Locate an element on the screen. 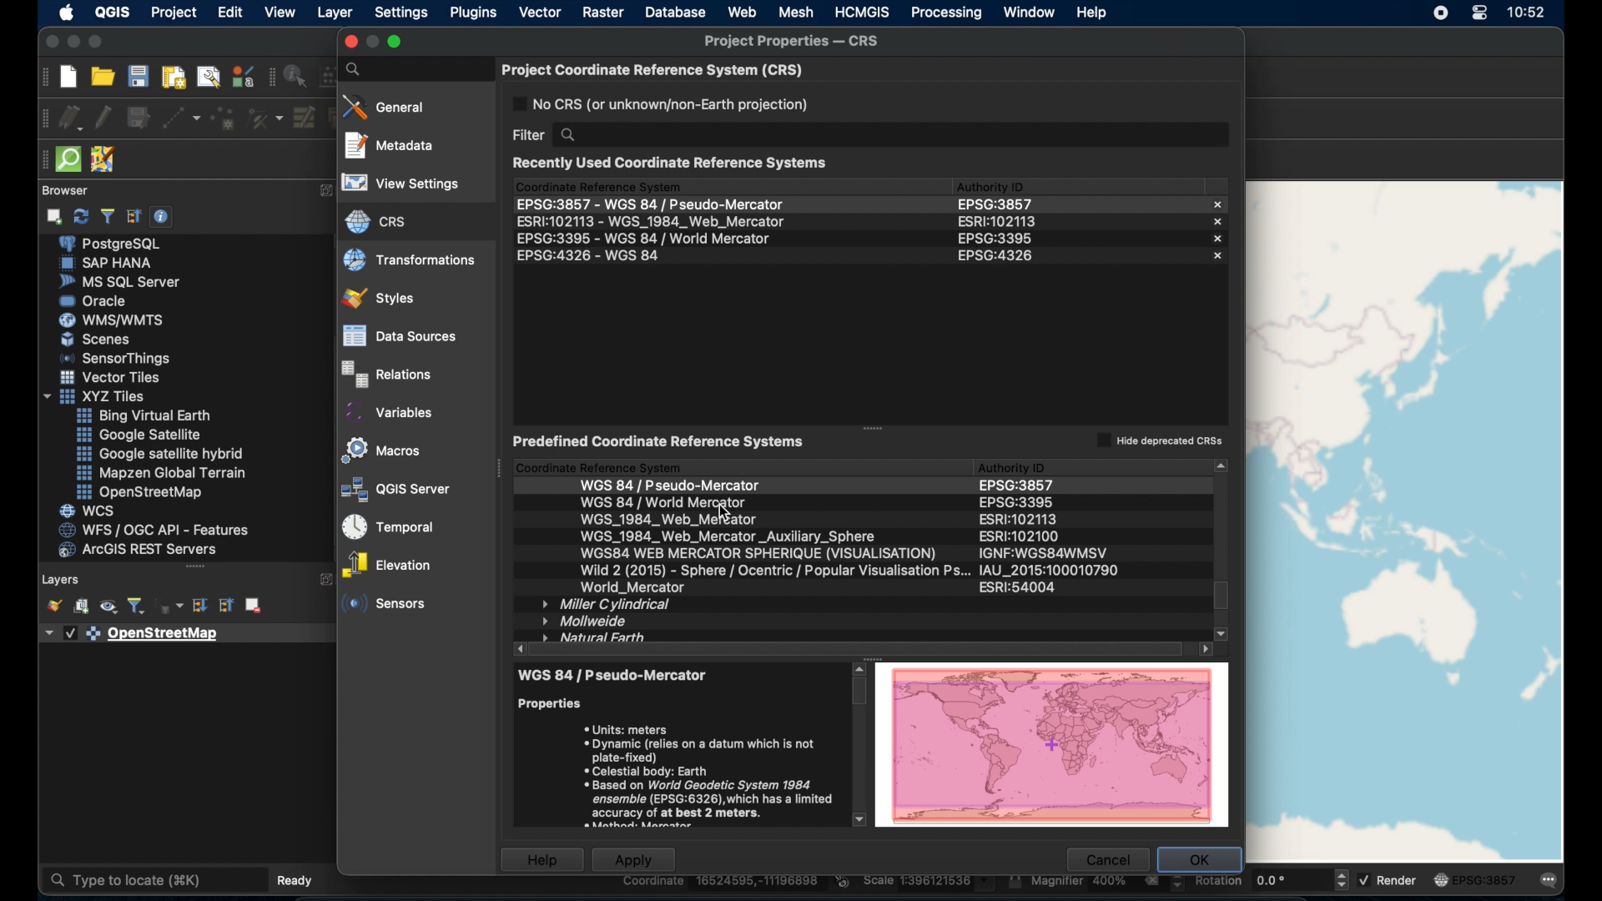  sensor things is located at coordinates (117, 360).